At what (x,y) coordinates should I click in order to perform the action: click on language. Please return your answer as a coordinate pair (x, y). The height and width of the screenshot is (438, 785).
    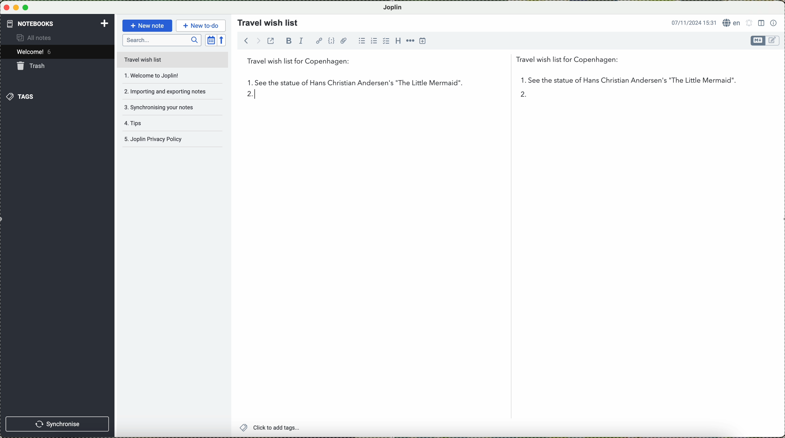
    Looking at the image, I should click on (732, 23).